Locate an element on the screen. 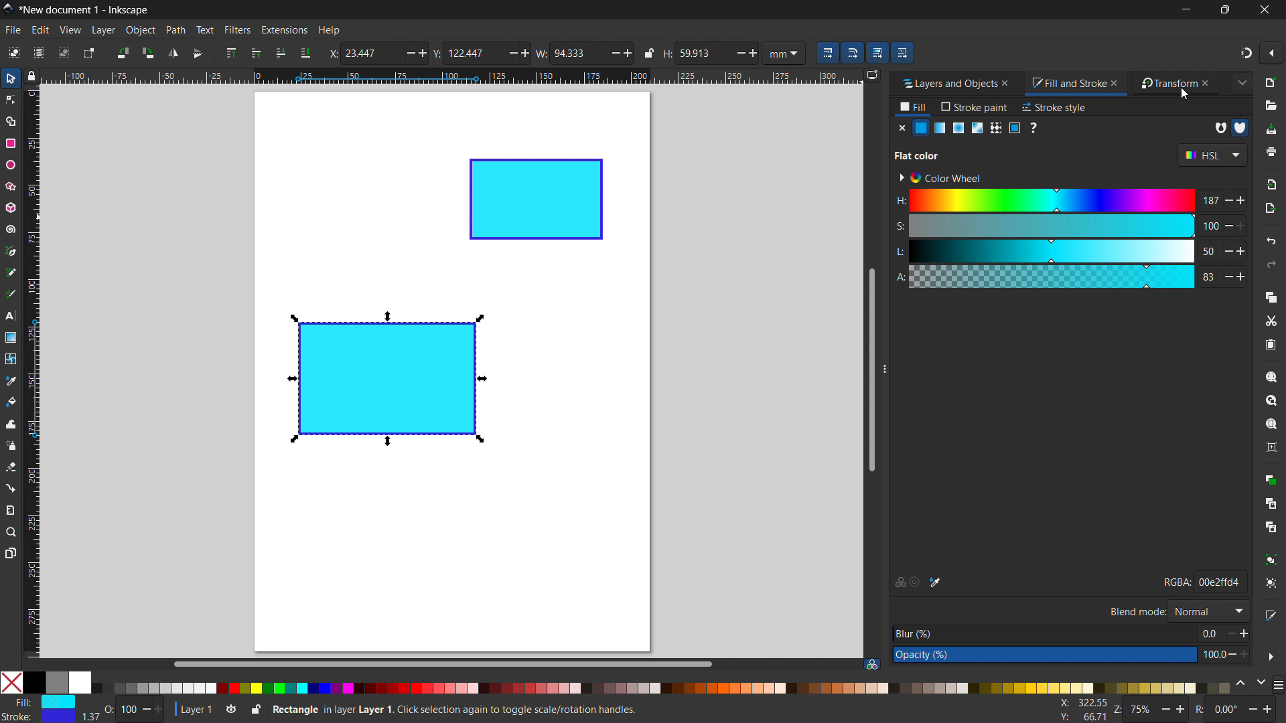  Add/ increase is located at coordinates (421, 53).